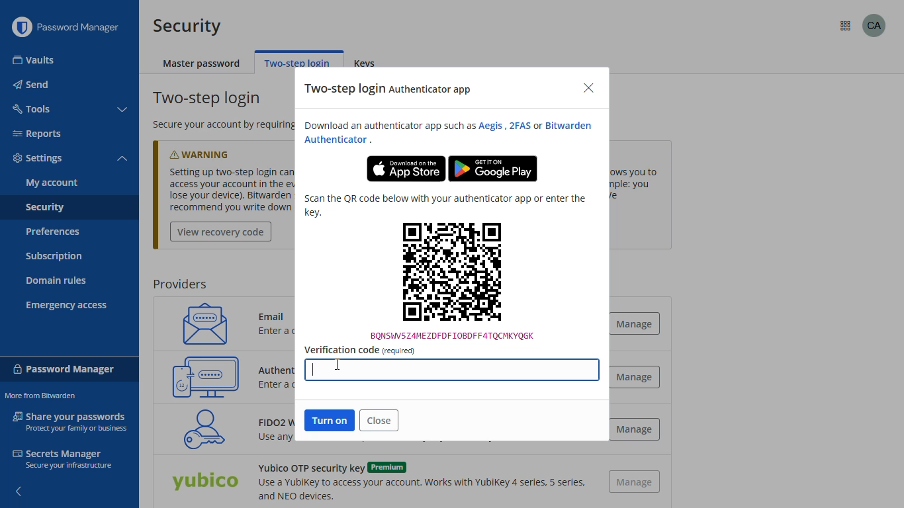 The image size is (904, 508). What do you see at coordinates (493, 169) in the screenshot?
I see `get it on google play` at bounding box center [493, 169].